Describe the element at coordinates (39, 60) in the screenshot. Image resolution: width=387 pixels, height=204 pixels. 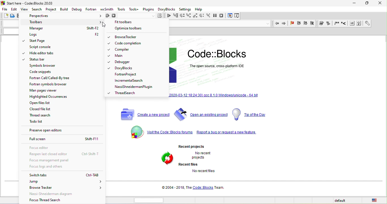
I see `status bar` at that location.